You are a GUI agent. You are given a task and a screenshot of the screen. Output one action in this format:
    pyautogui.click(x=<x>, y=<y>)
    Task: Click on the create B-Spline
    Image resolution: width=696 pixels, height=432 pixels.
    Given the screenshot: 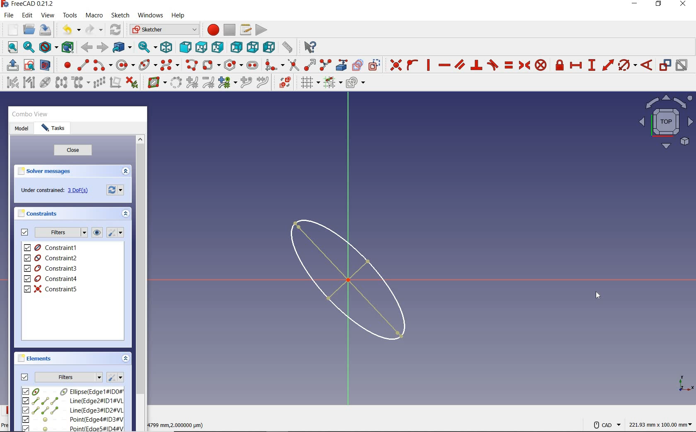 What is the action you would take?
    pyautogui.click(x=169, y=65)
    